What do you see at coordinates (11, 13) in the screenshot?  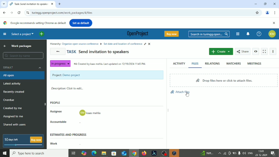 I see `Forward` at bounding box center [11, 13].